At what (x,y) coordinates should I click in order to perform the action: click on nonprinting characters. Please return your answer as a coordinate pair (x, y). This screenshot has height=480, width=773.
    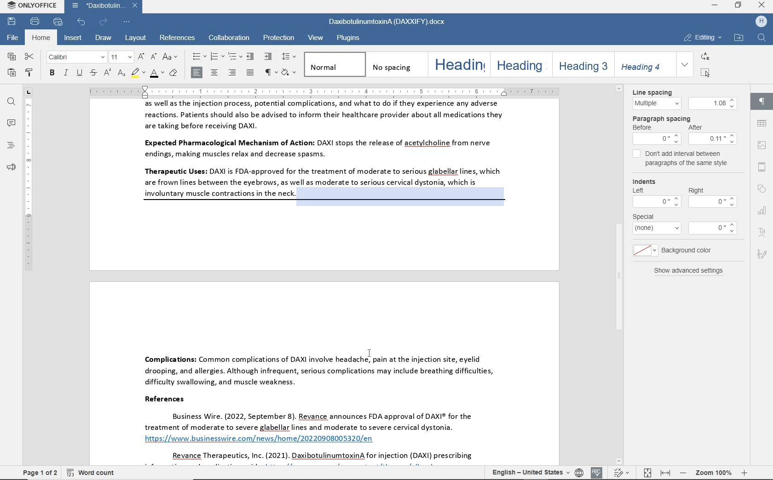
    Looking at the image, I should click on (270, 73).